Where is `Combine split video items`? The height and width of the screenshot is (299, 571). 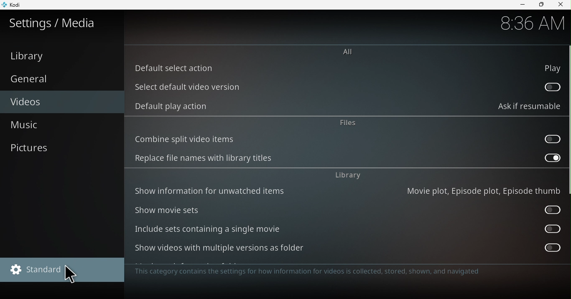
Combine split video items is located at coordinates (346, 138).